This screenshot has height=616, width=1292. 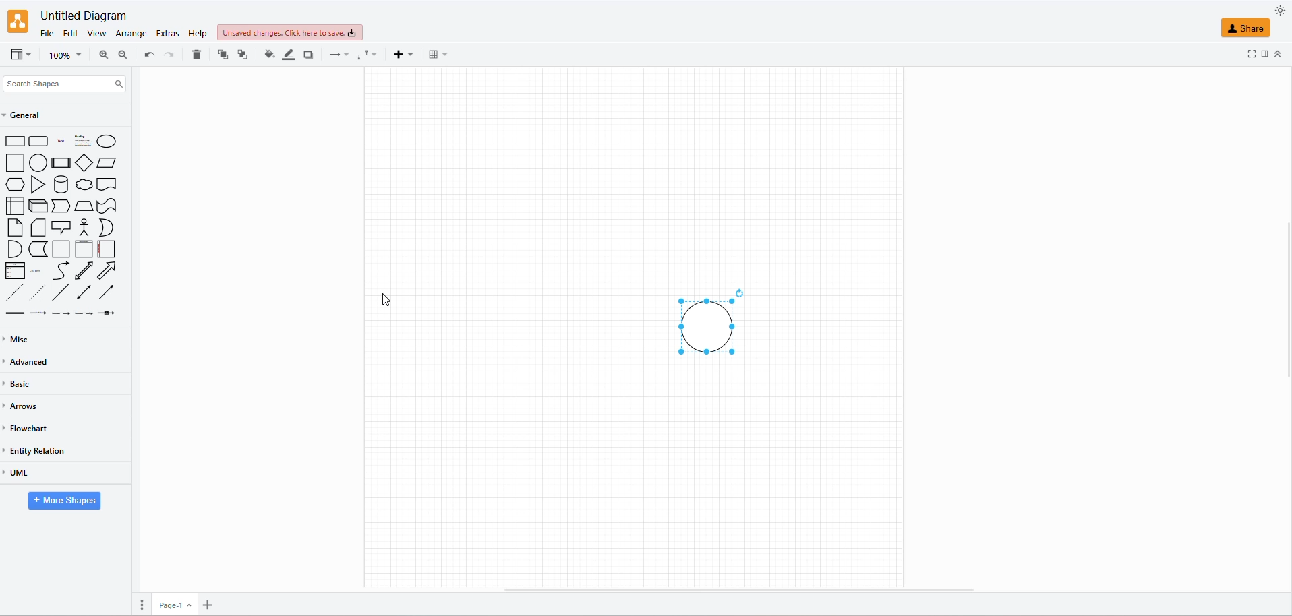 What do you see at coordinates (103, 227) in the screenshot?
I see `OR` at bounding box center [103, 227].